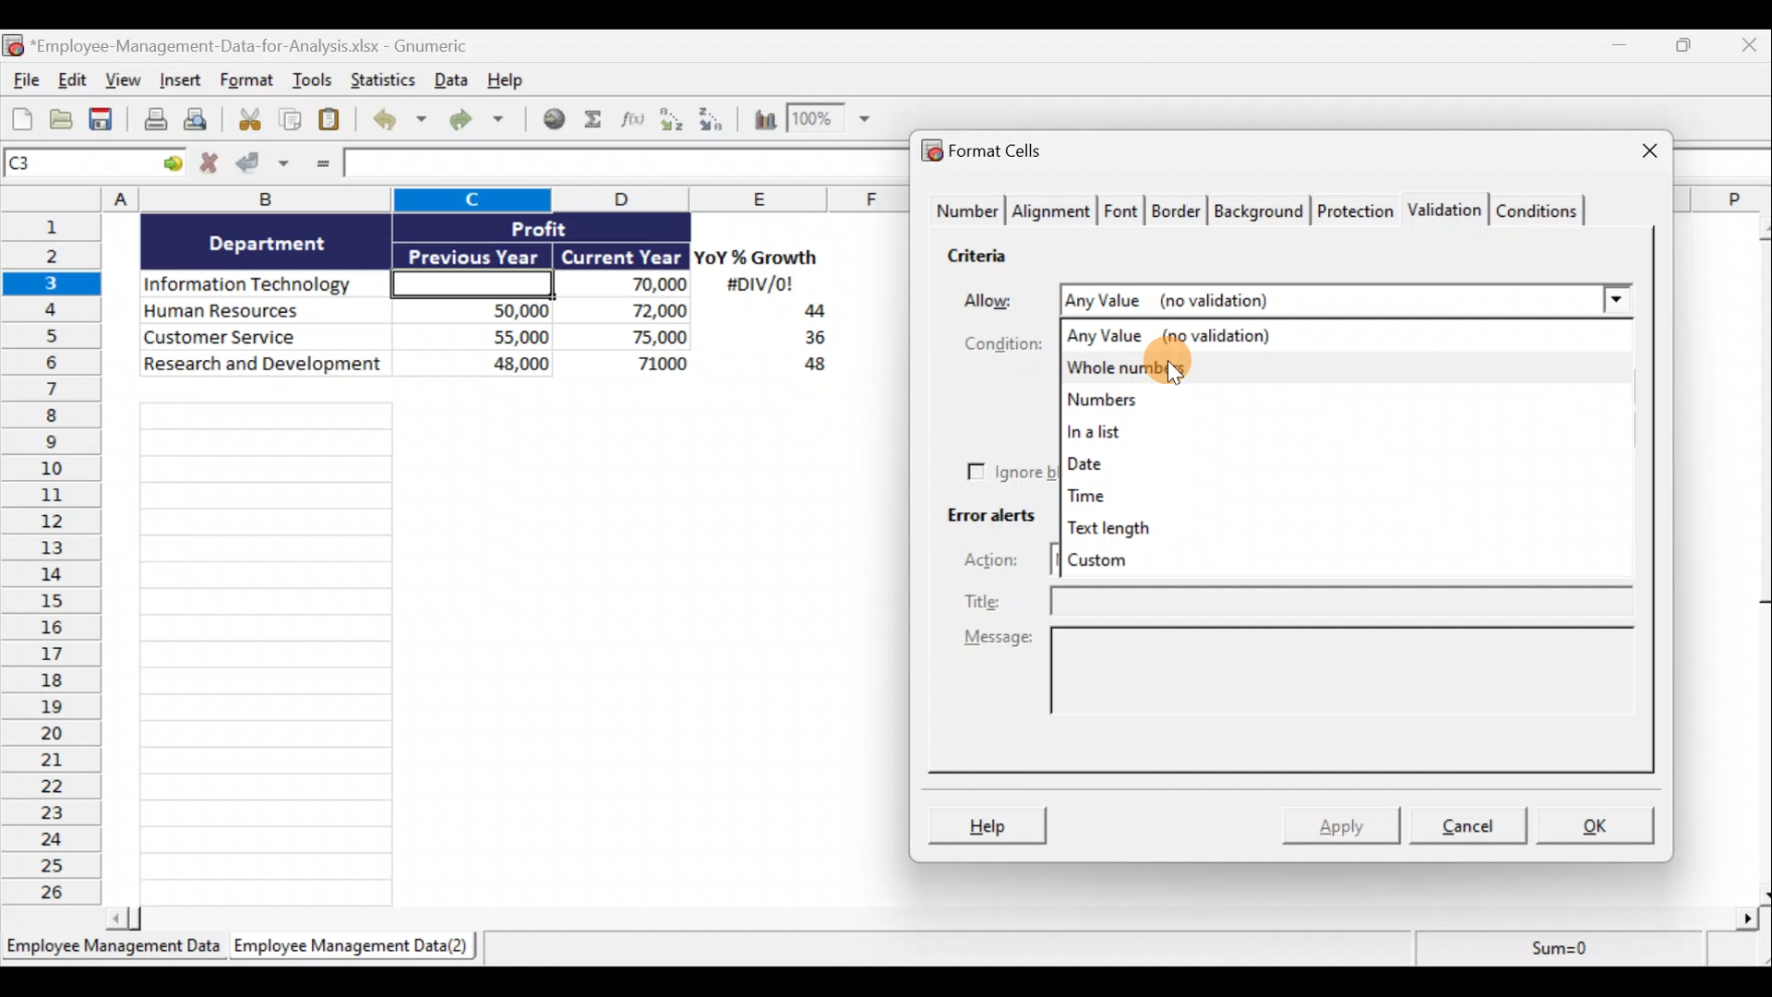 Image resolution: width=1772 pixels, height=997 pixels. I want to click on Cancel changes, so click(210, 165).